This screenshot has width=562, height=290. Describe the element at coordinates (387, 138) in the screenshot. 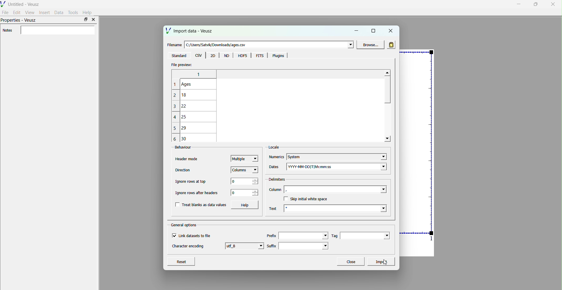

I see `move down` at that location.